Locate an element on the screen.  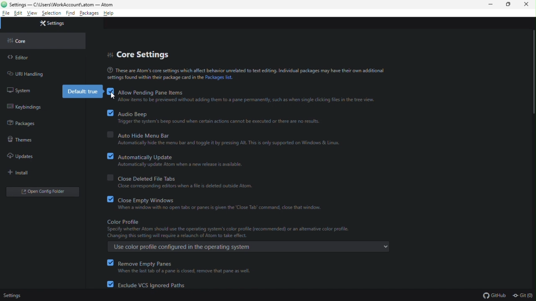
themes is located at coordinates (21, 139).